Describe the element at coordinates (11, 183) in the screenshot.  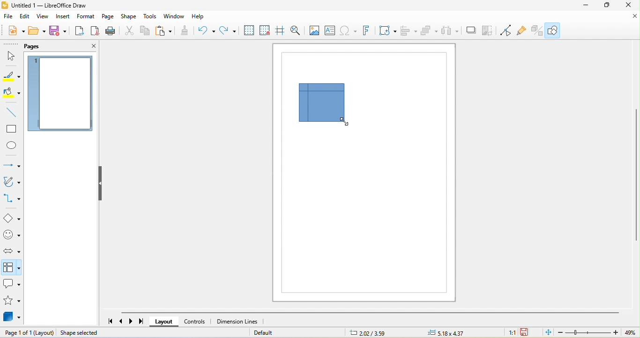
I see `curve and polygons` at that location.